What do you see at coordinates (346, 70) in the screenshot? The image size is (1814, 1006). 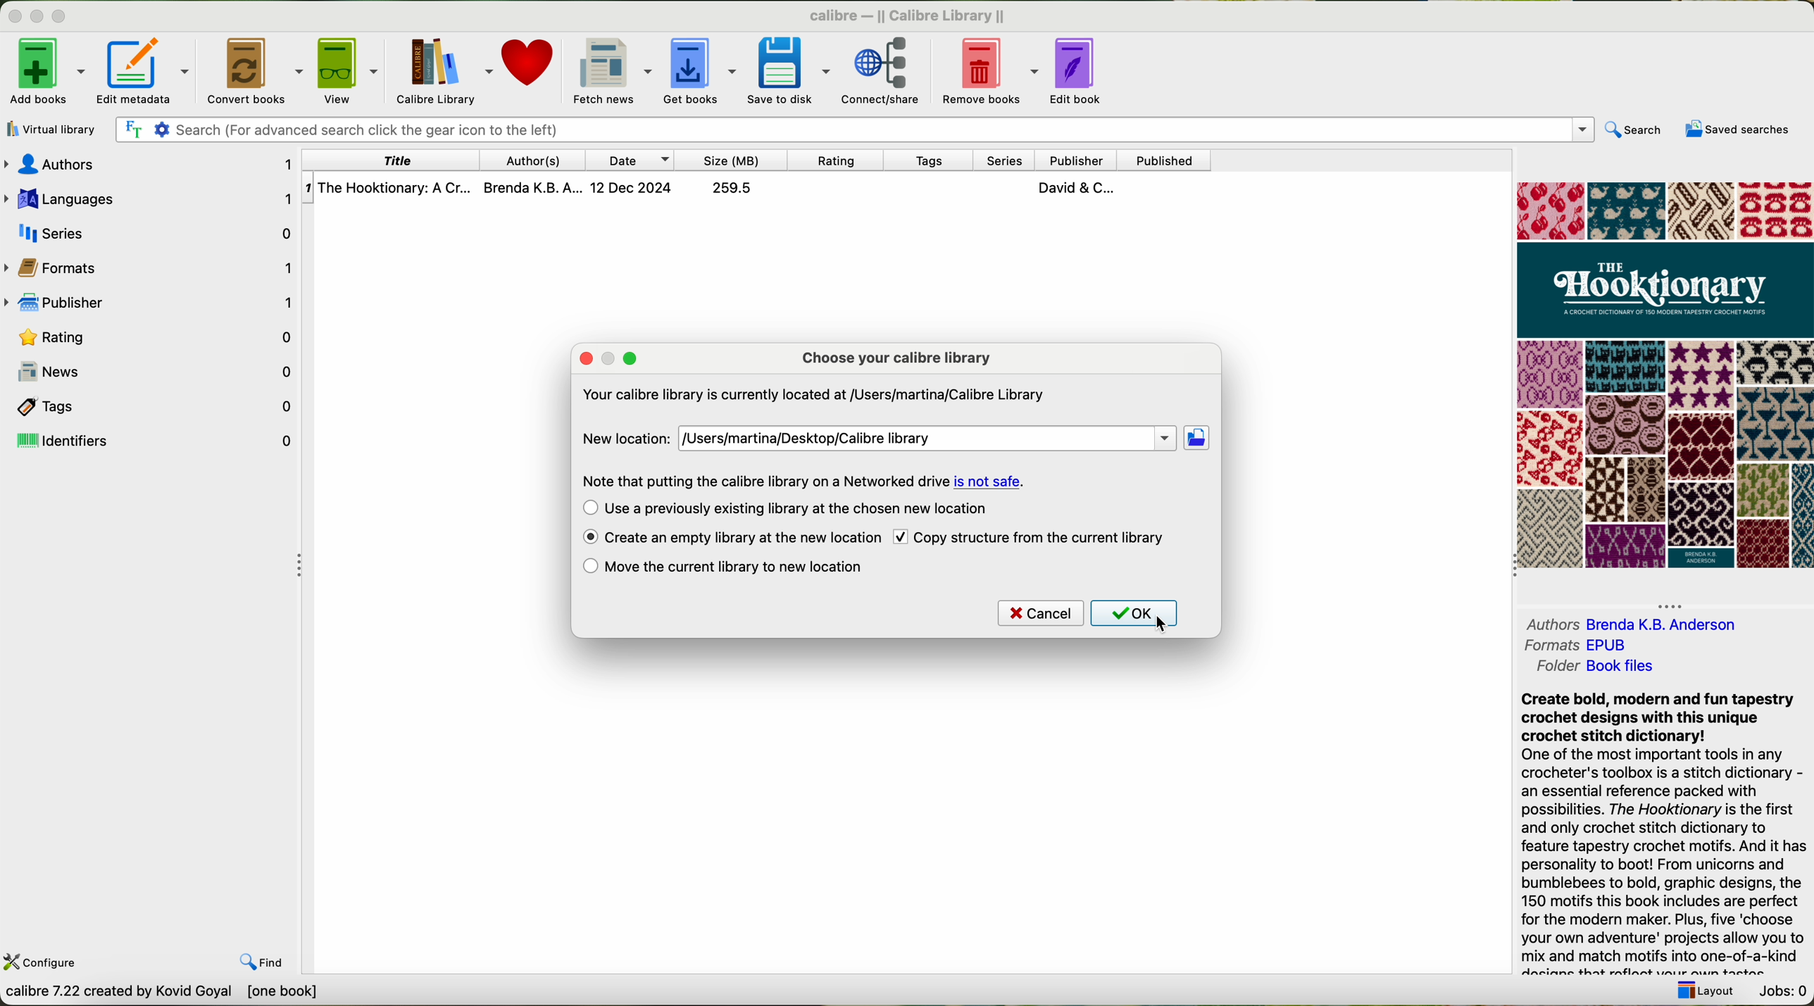 I see `view` at bounding box center [346, 70].